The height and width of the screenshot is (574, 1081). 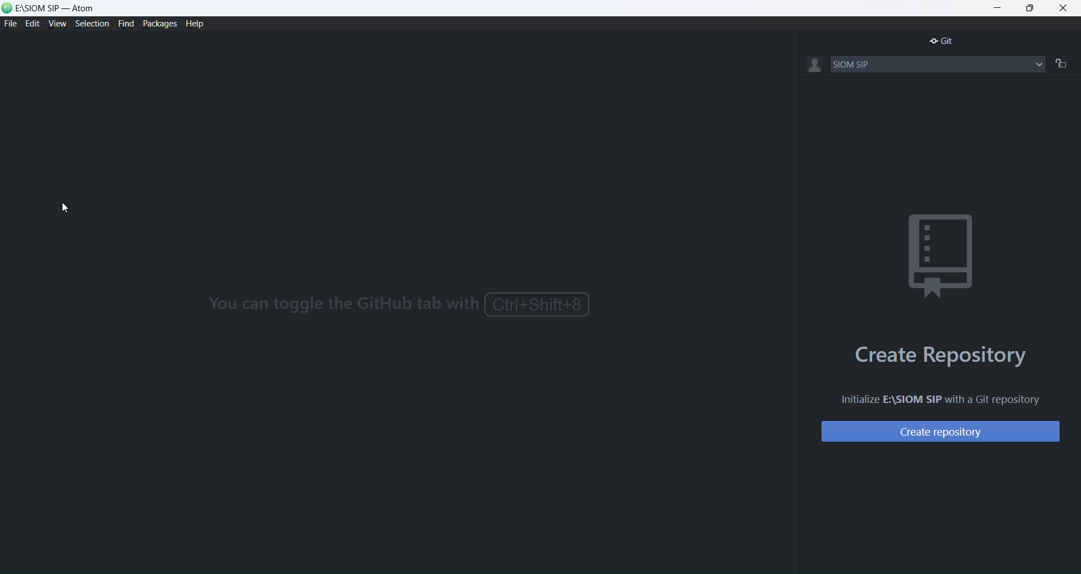 I want to click on cursor, so click(x=67, y=209).